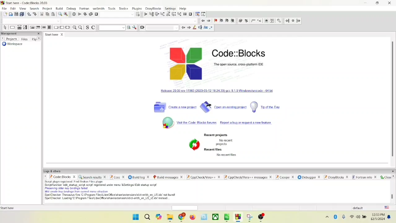  What do you see at coordinates (91, 14) in the screenshot?
I see `rebuild` at bounding box center [91, 14].